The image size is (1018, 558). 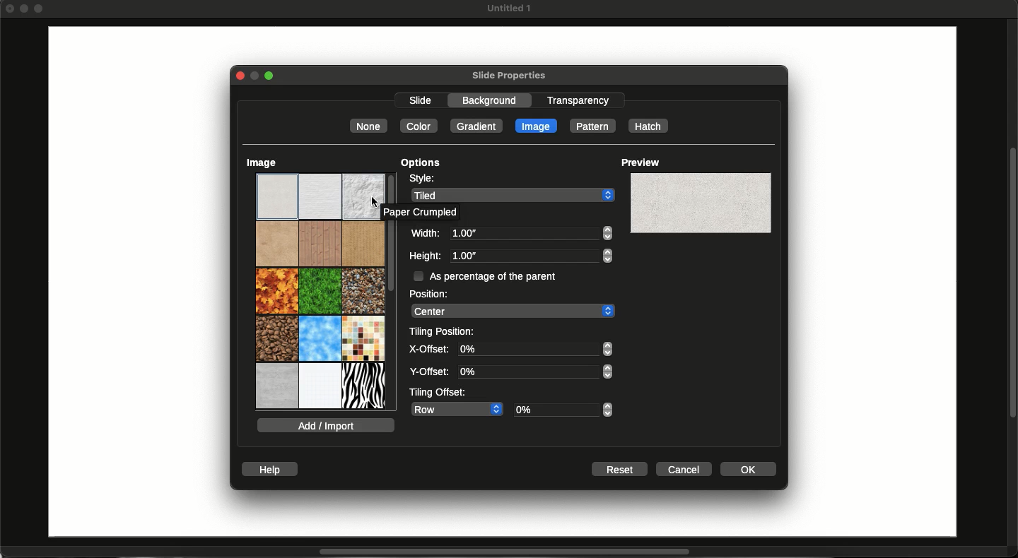 I want to click on Close, so click(x=10, y=8).